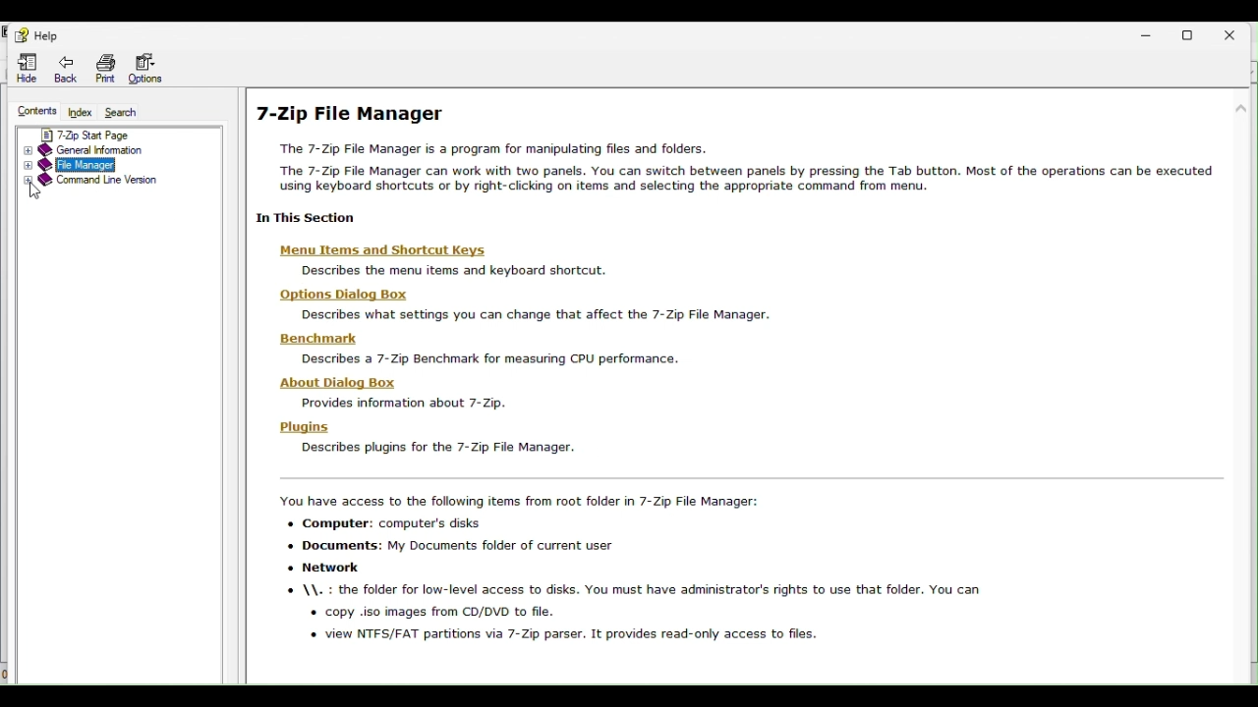 Image resolution: width=1258 pixels, height=707 pixels. I want to click on Describes a 7-Zip Benchmark for measuring CPU performance., so click(490, 359).